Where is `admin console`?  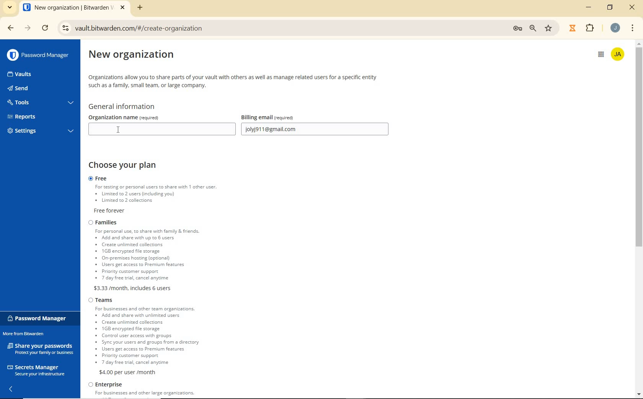
admin console is located at coordinates (598, 57).